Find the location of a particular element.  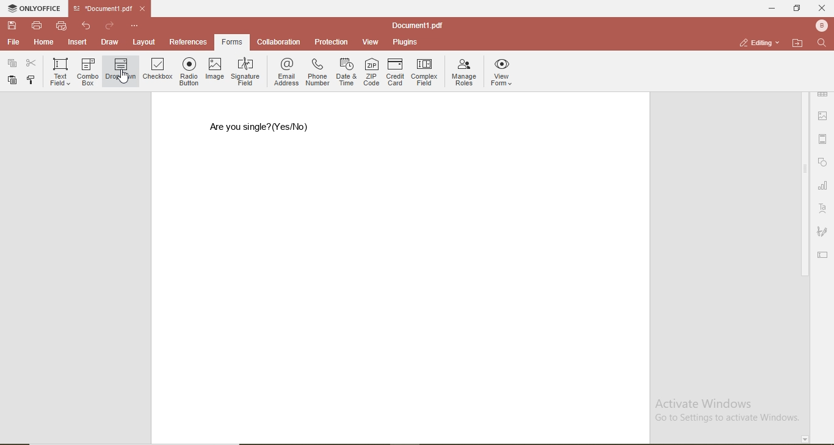

profile is located at coordinates (822, 26).